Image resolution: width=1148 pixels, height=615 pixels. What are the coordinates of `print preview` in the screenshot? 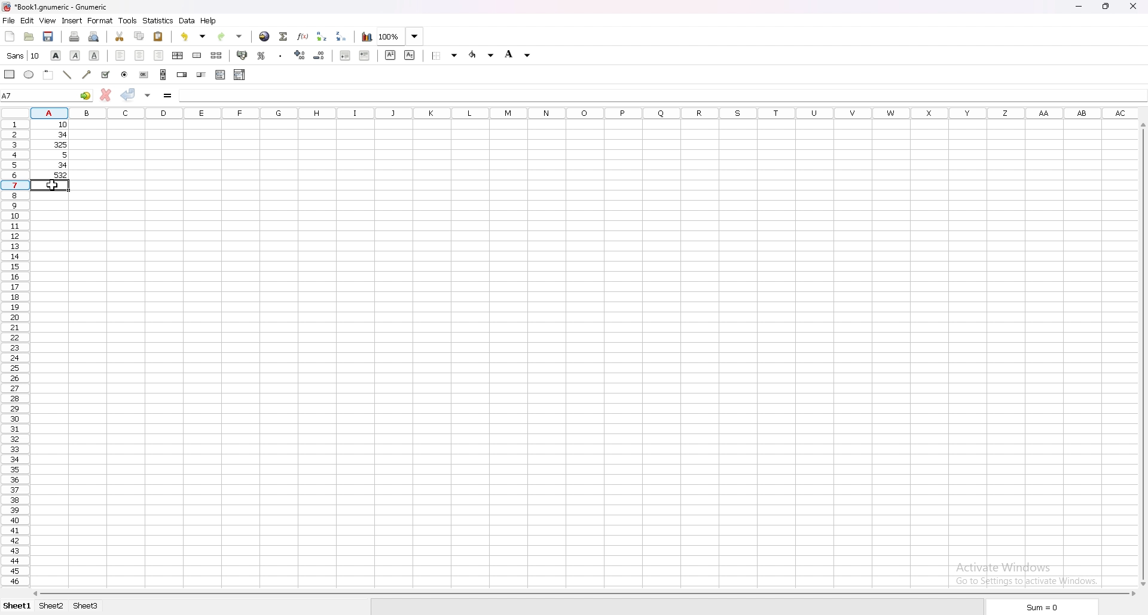 It's located at (94, 36).